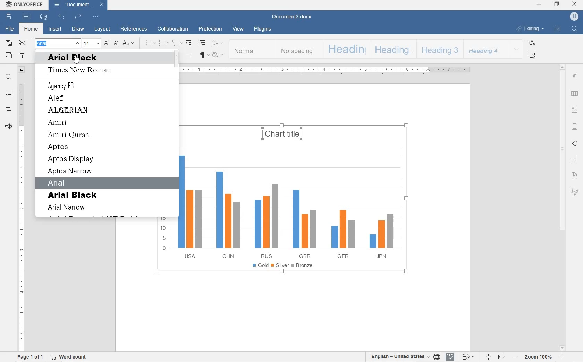 This screenshot has height=362, width=583. Describe the element at coordinates (291, 17) in the screenshot. I see `Document3.docx` at that location.